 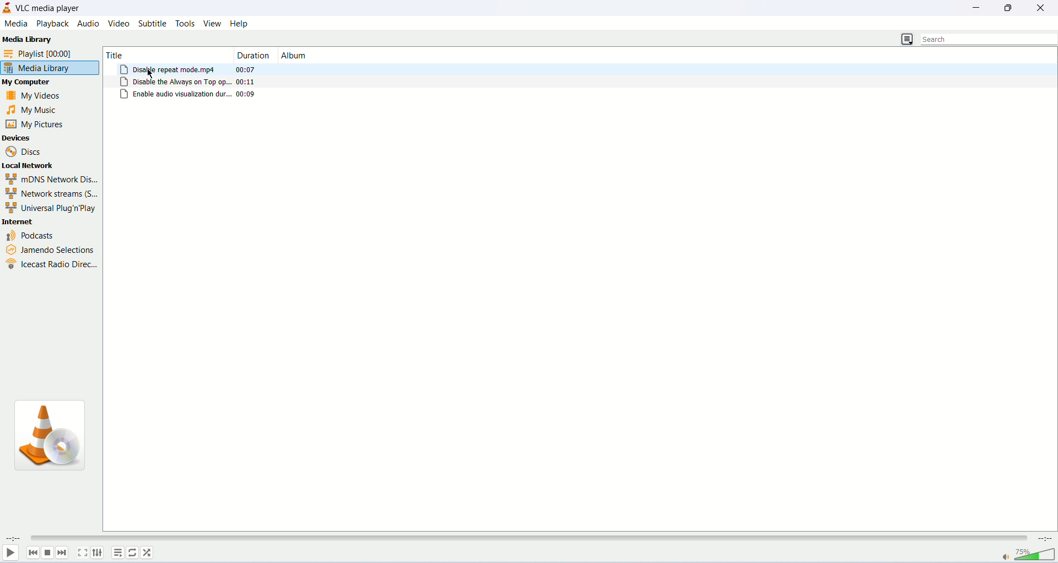 I want to click on media library, so click(x=50, y=69).